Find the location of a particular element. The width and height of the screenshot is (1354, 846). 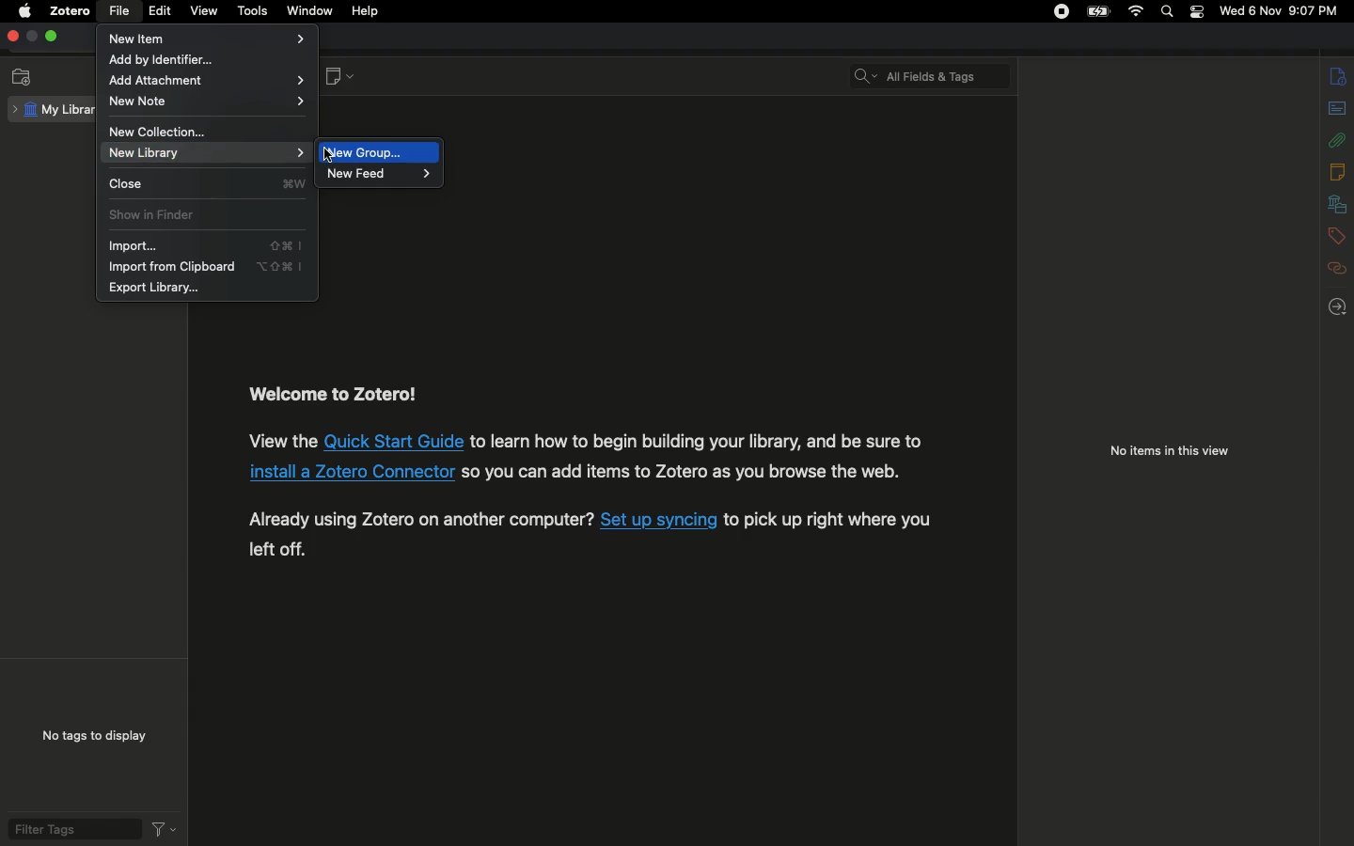

Close is located at coordinates (11, 37).